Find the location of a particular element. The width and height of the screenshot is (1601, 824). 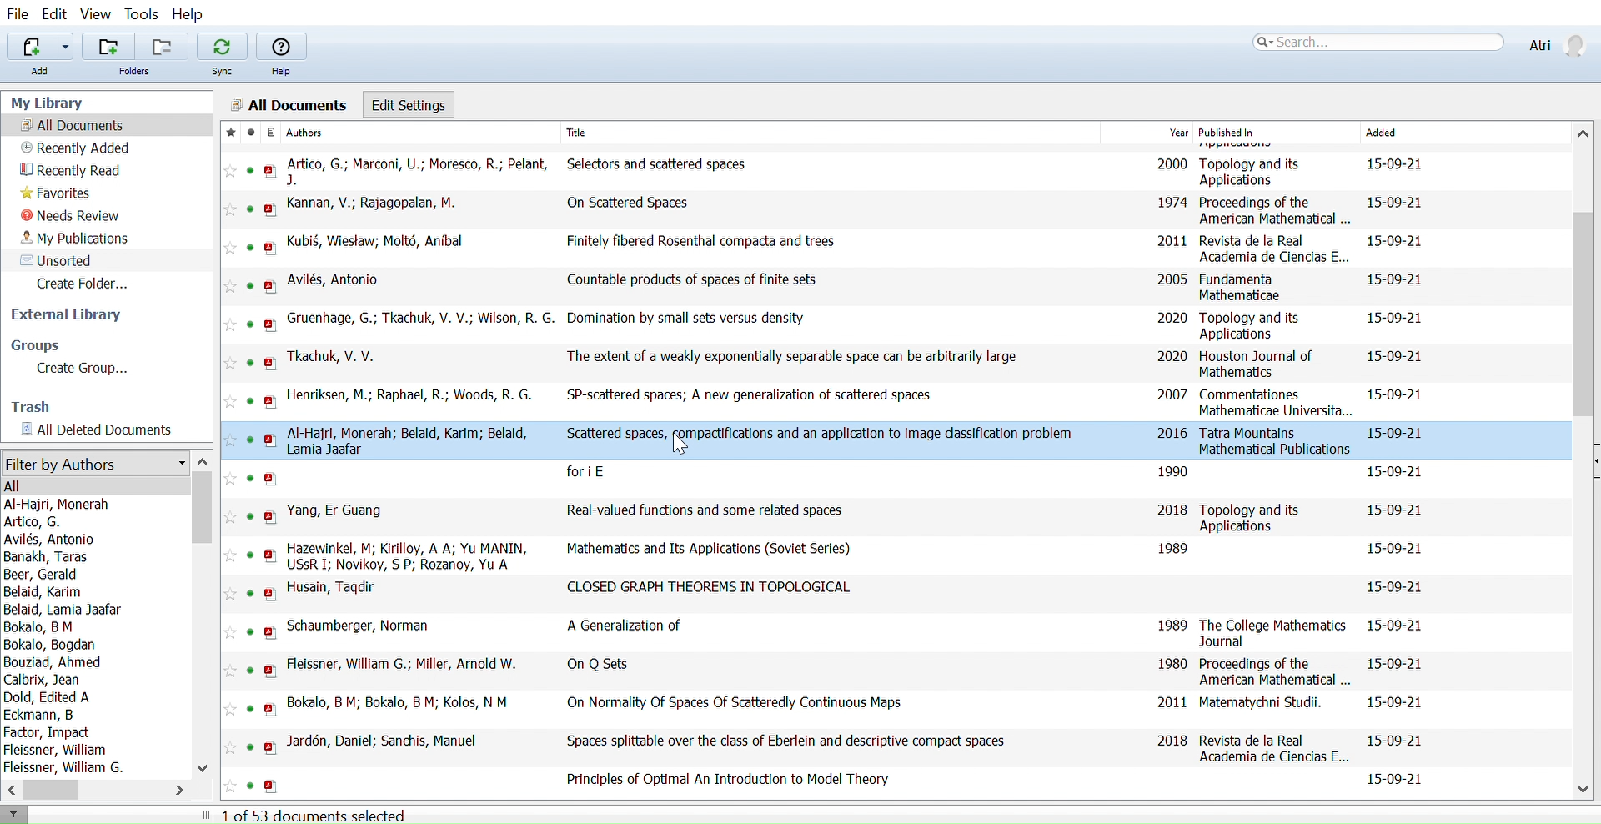

PDF Document is located at coordinates (270, 440).